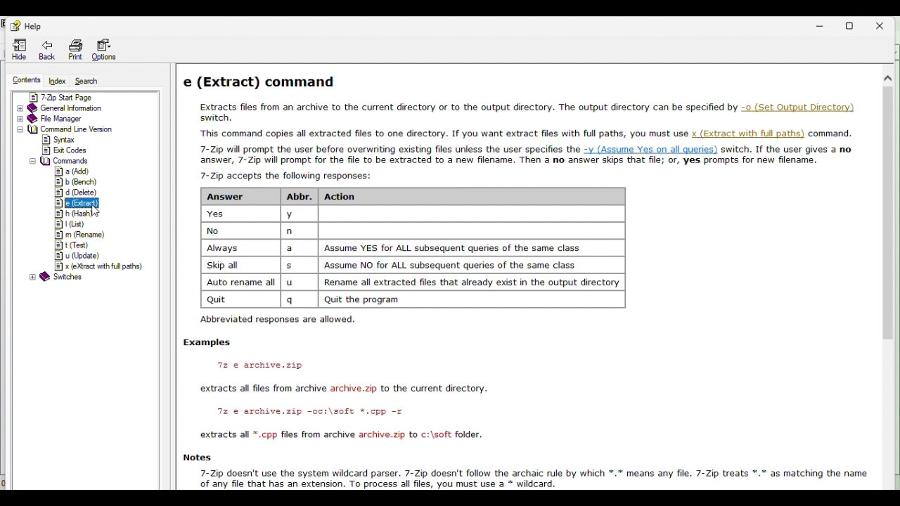 This screenshot has height=506, width=900. I want to click on Examples, so click(342, 391).